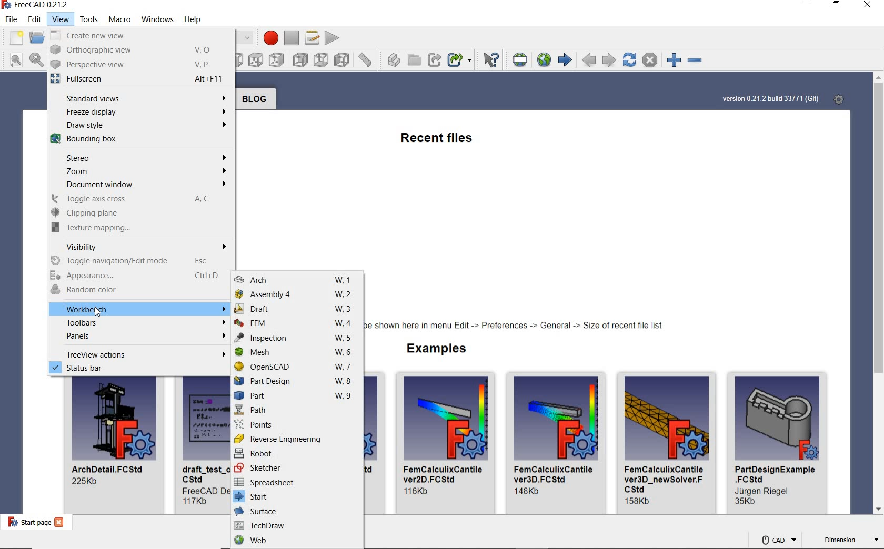 Image resolution: width=884 pixels, height=549 pixels. Describe the element at coordinates (296, 482) in the screenshot. I see `spreadsheet` at that location.